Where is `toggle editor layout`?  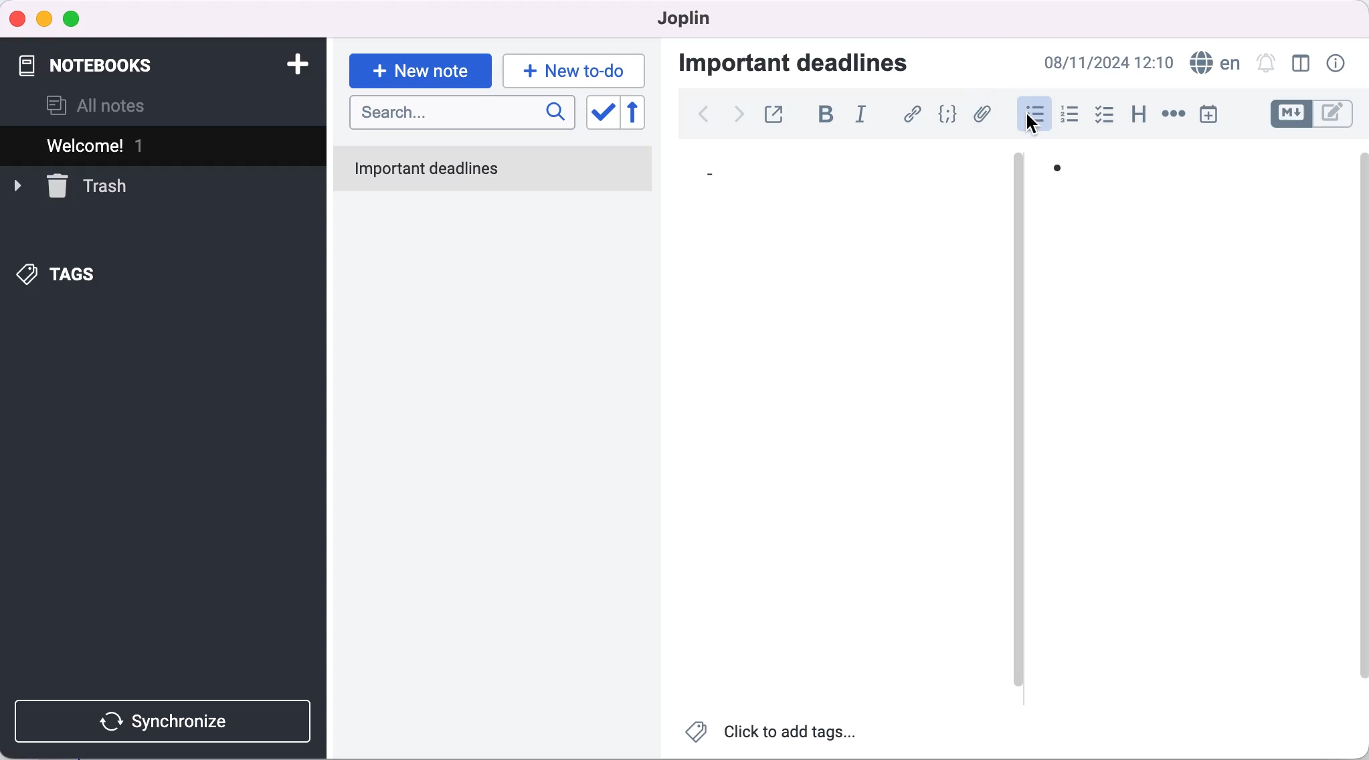 toggle editor layout is located at coordinates (1298, 65).